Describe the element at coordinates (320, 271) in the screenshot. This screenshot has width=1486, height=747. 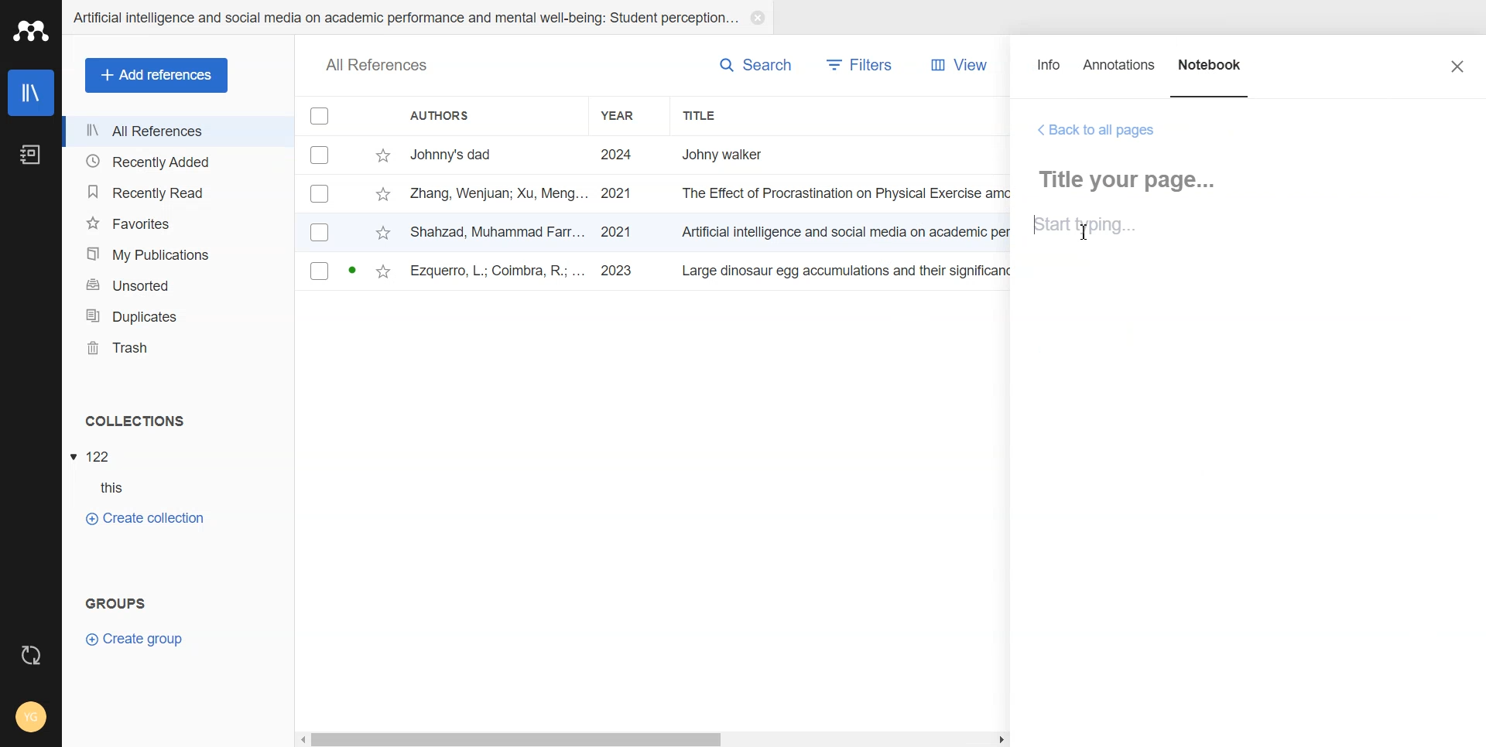
I see `Checkbox` at that location.